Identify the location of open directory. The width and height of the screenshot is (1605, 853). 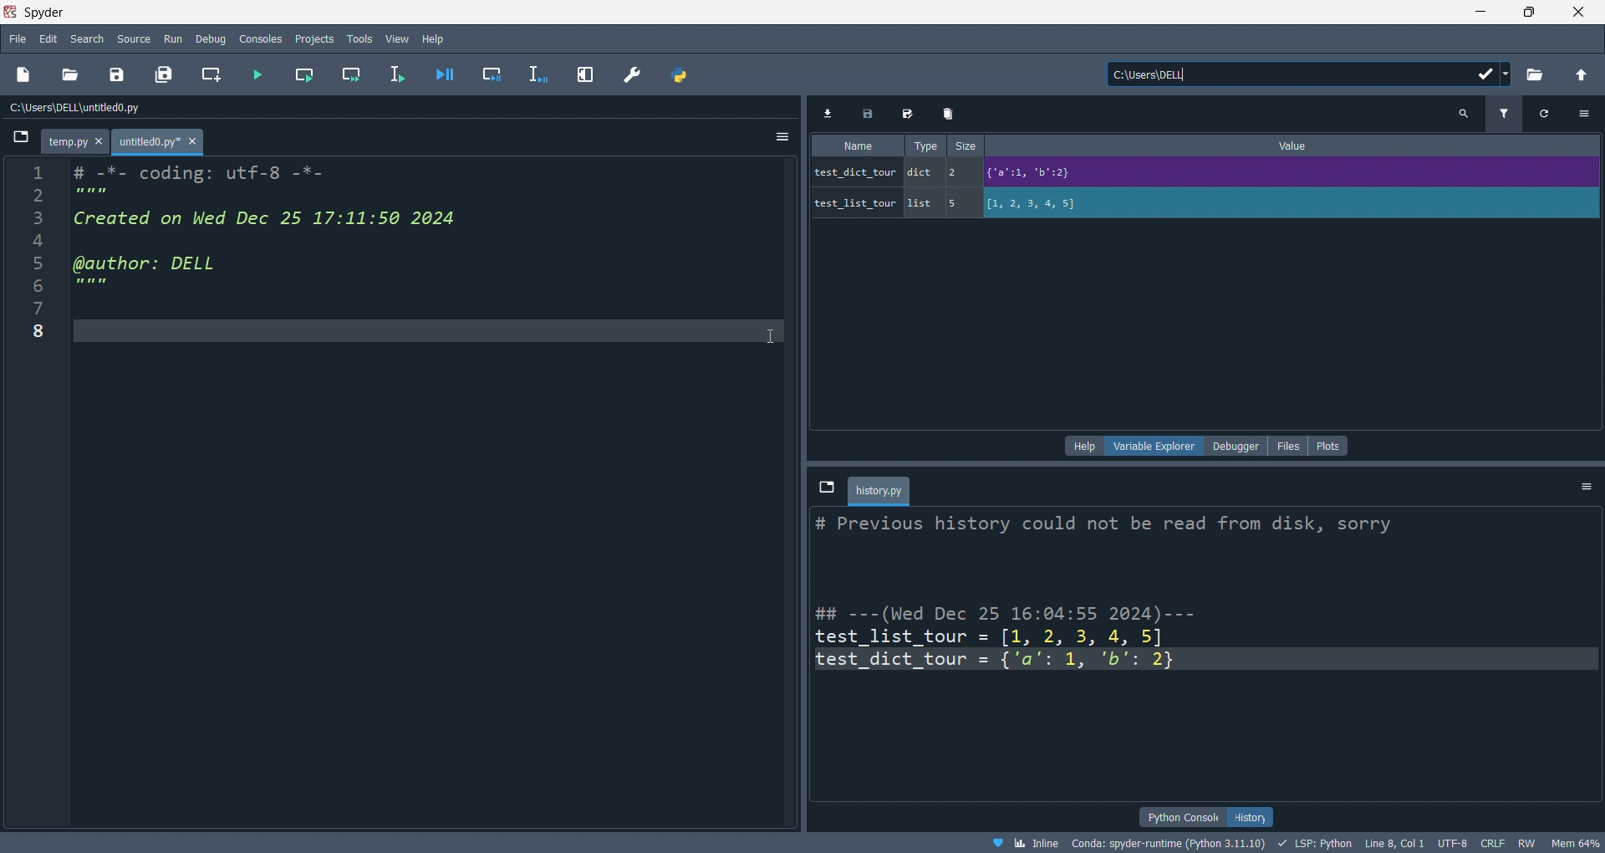
(1534, 75).